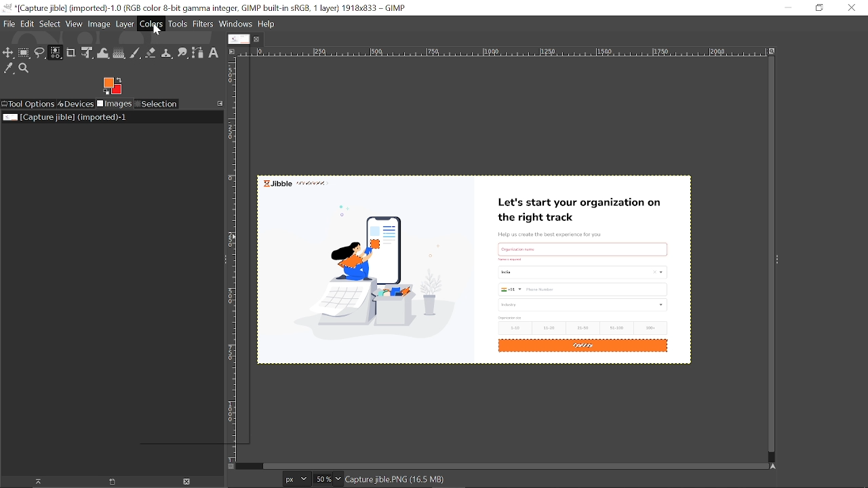 The width and height of the screenshot is (868, 488). I want to click on Fore ground tool, so click(111, 85).